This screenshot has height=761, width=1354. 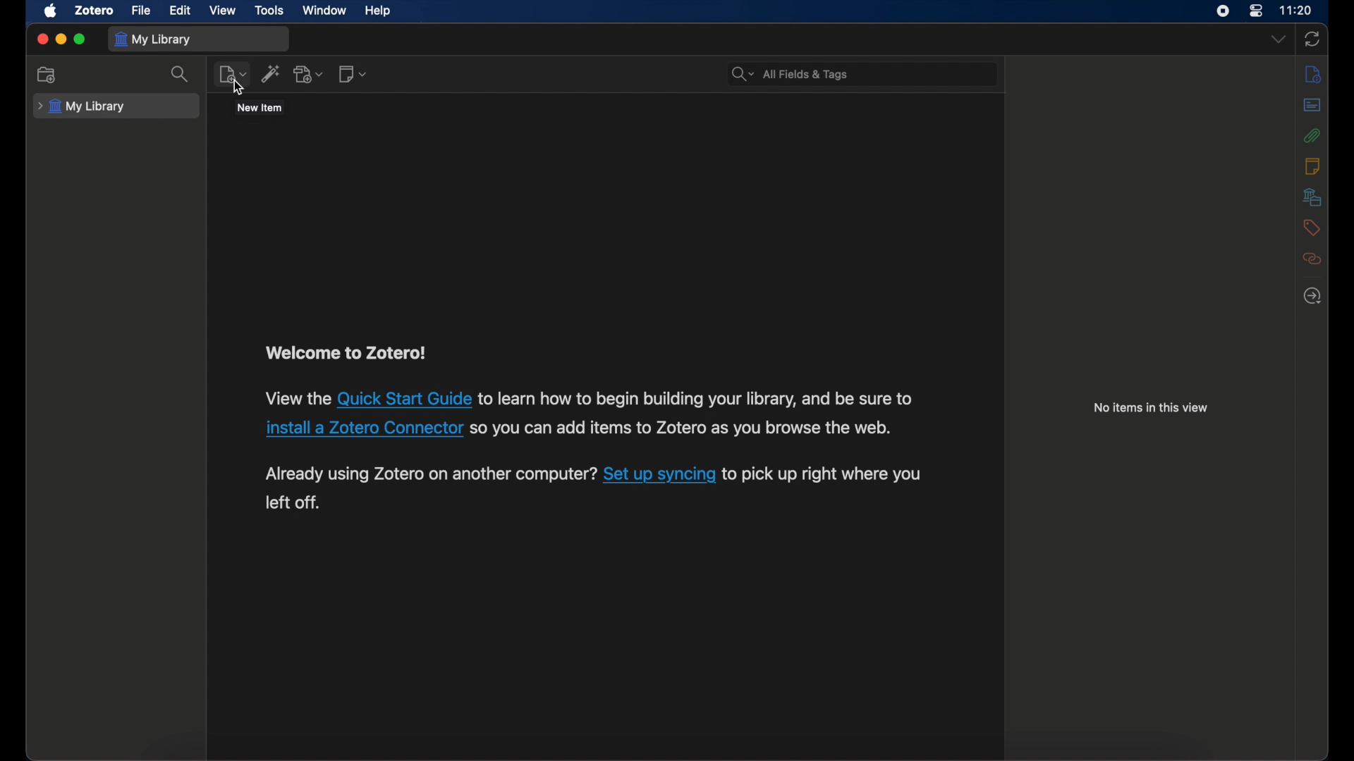 I want to click on related, so click(x=1310, y=259).